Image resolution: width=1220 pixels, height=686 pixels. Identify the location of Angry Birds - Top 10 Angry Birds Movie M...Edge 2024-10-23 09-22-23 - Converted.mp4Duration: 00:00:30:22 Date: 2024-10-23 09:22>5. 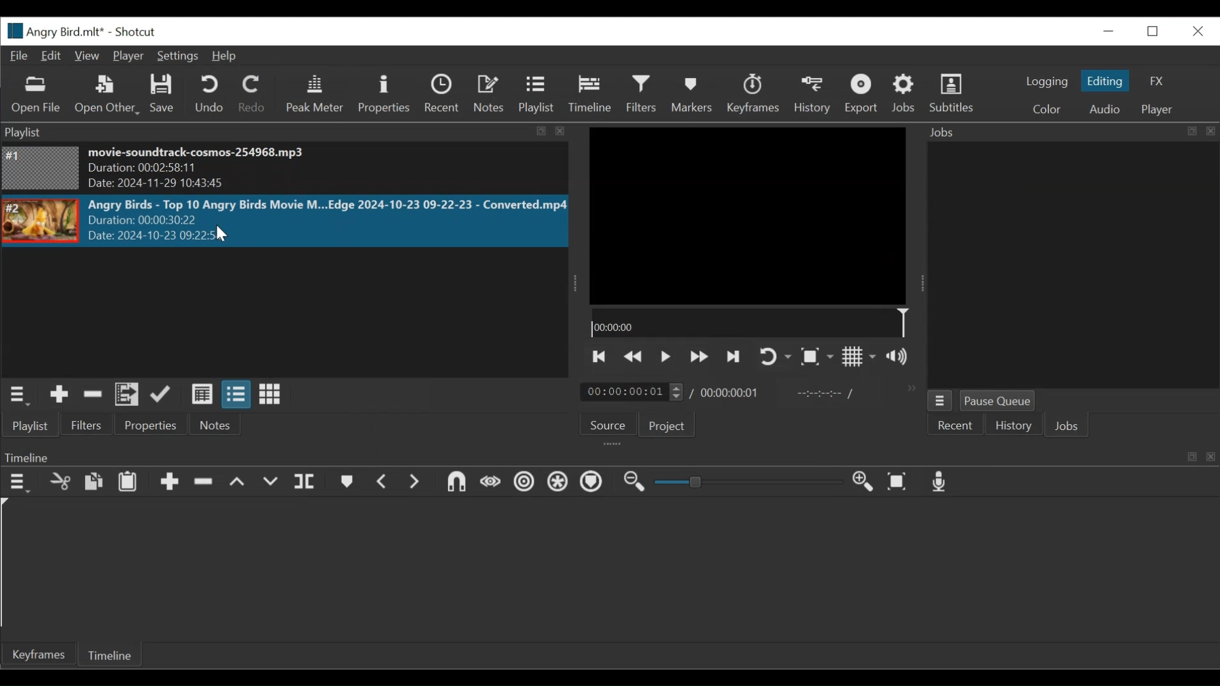
(327, 221).